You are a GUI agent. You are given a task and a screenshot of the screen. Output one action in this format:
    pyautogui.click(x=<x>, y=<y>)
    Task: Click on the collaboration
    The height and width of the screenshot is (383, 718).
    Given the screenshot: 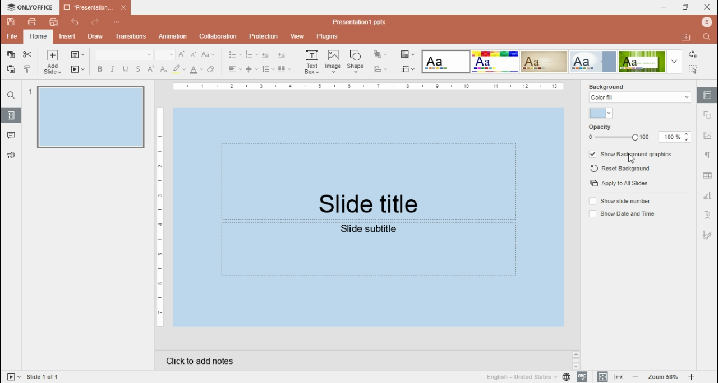 What is the action you would take?
    pyautogui.click(x=218, y=36)
    